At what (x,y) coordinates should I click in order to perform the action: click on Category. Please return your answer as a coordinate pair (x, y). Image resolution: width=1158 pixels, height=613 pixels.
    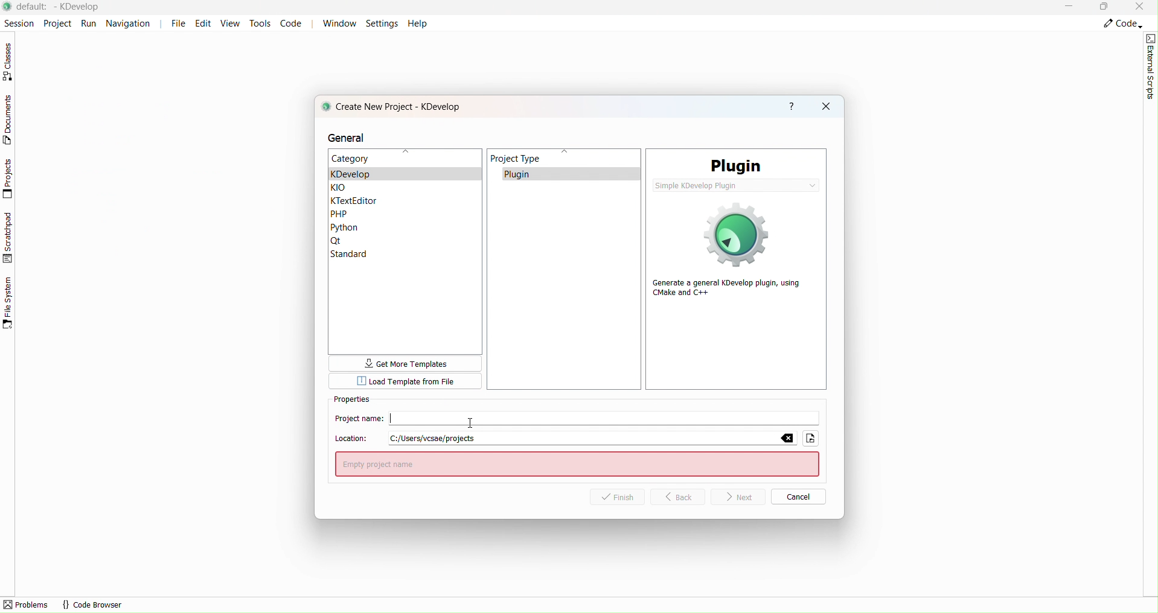
    Looking at the image, I should click on (351, 159).